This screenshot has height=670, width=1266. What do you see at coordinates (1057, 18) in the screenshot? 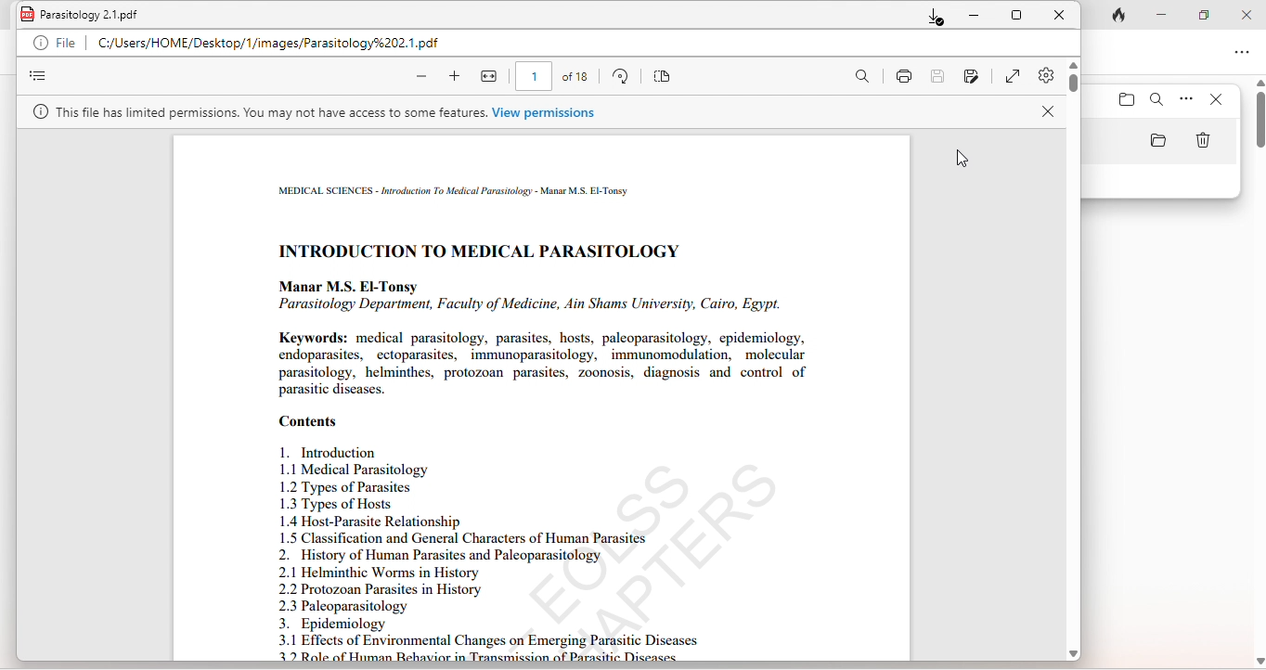
I see `close` at bounding box center [1057, 18].